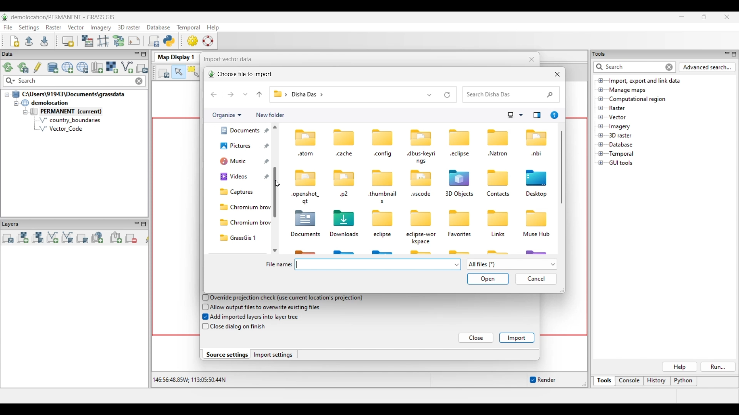  What do you see at coordinates (601, 135) in the screenshot?
I see `Click to open files under 3D Raster` at bounding box center [601, 135].